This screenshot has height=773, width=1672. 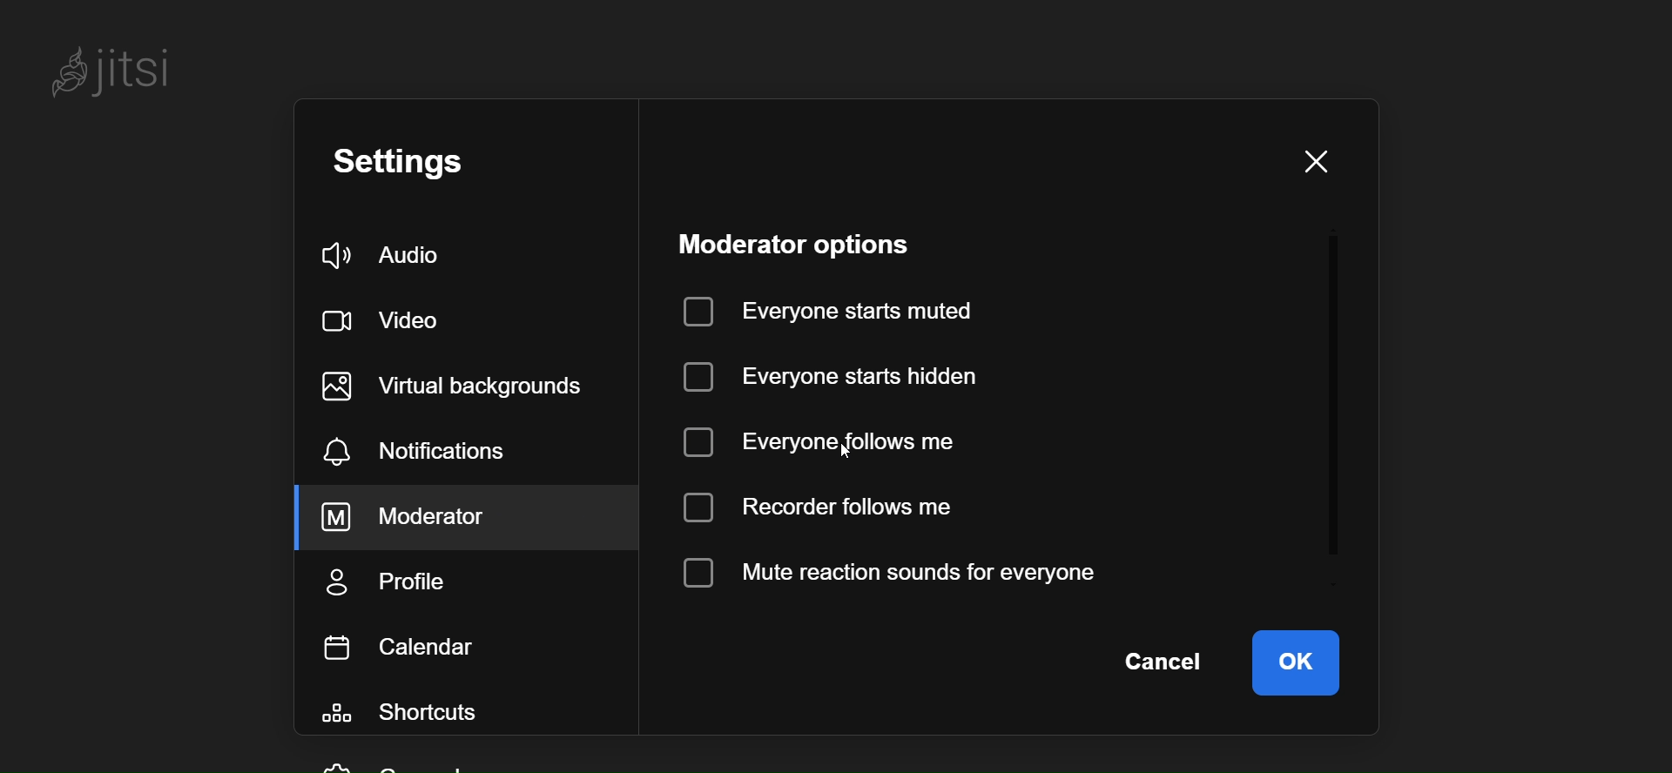 I want to click on audio, so click(x=390, y=255).